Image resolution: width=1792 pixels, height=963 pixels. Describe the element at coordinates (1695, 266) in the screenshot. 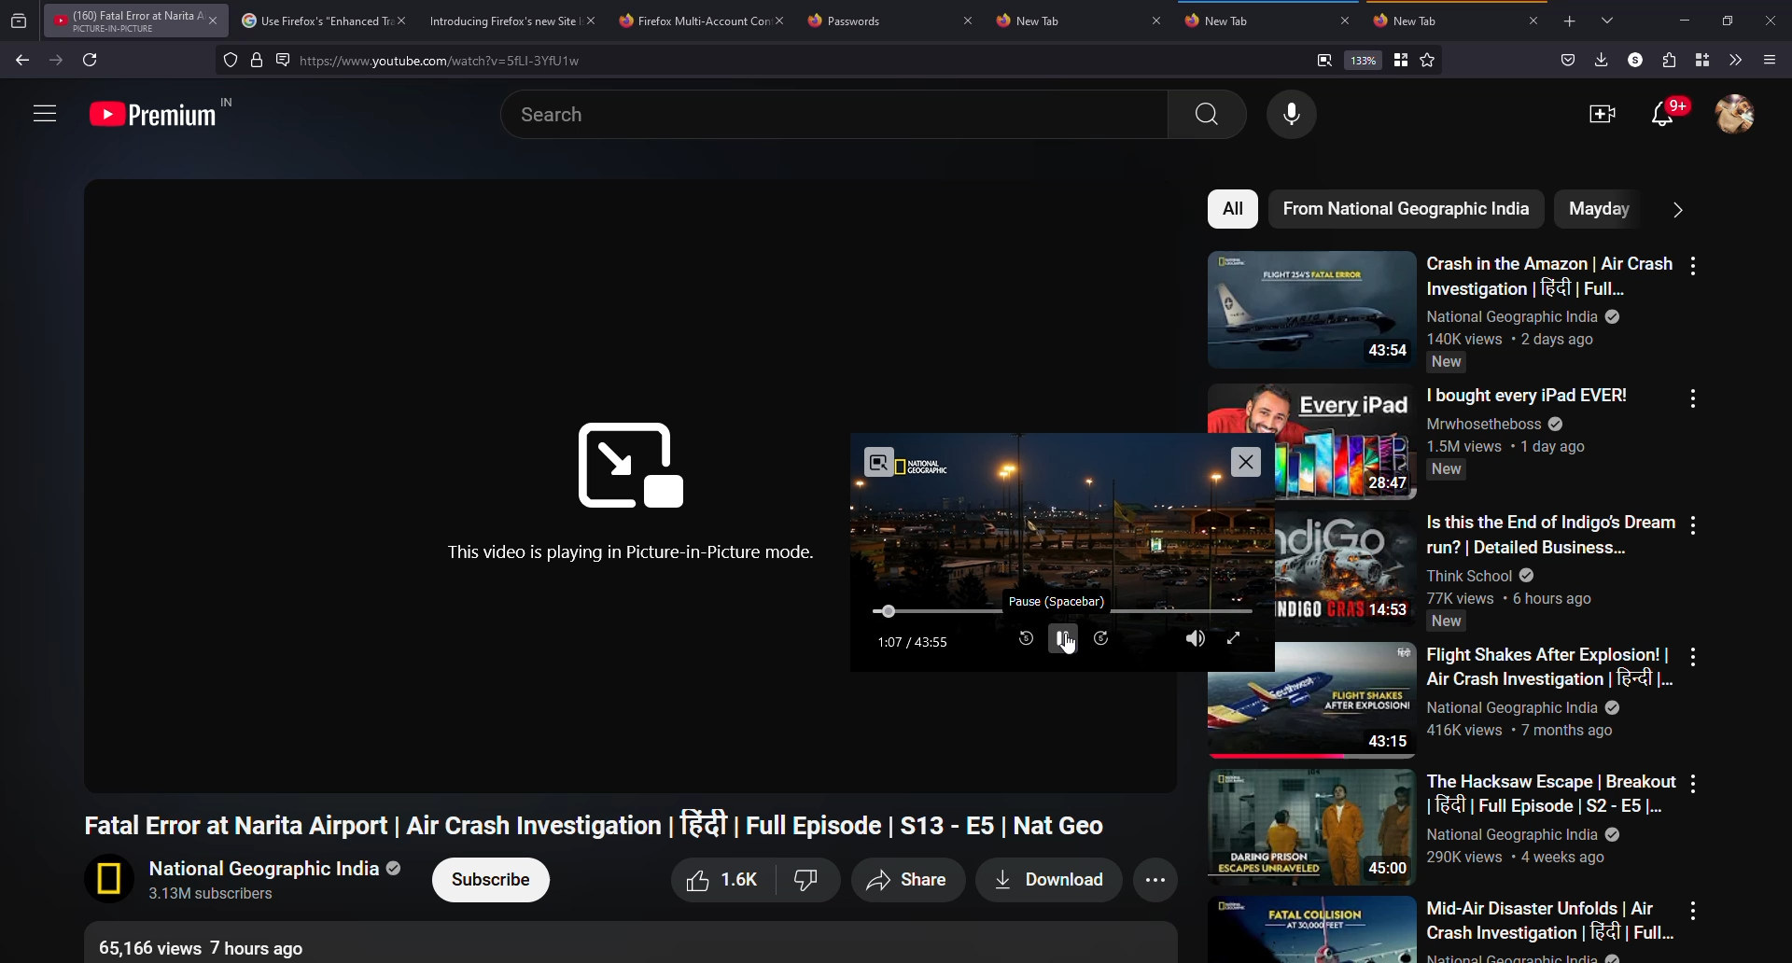

I see `more` at that location.